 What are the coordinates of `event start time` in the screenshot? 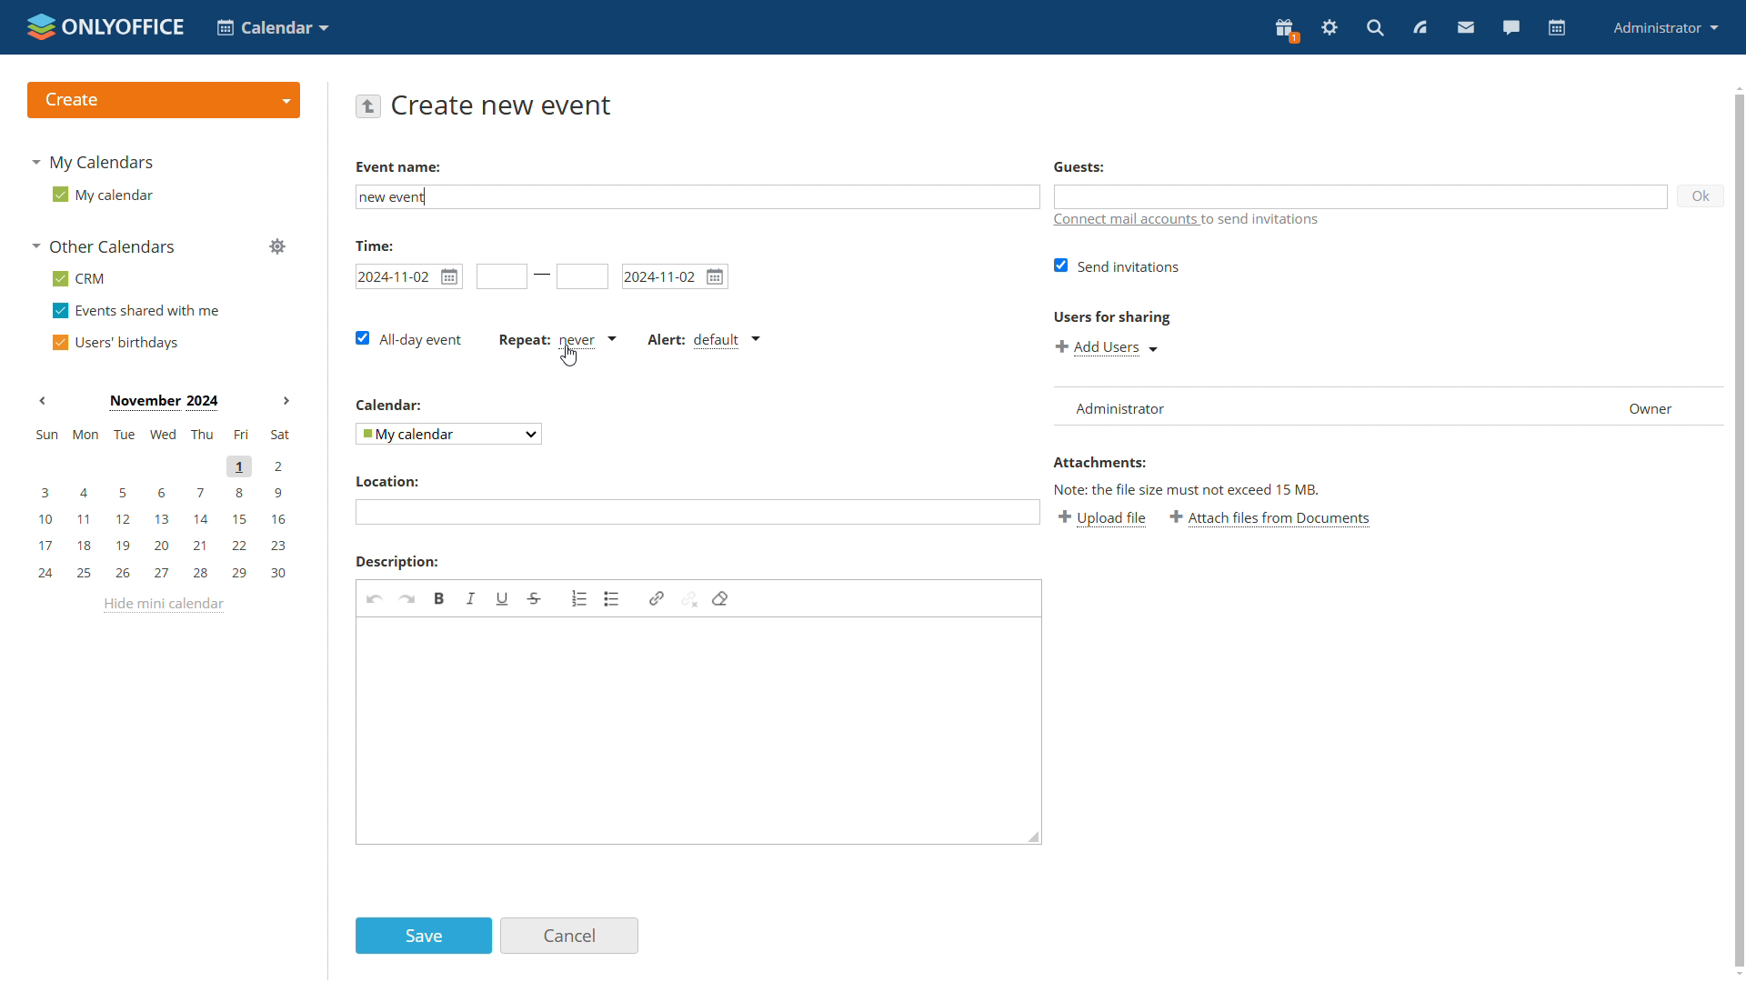 It's located at (499, 276).